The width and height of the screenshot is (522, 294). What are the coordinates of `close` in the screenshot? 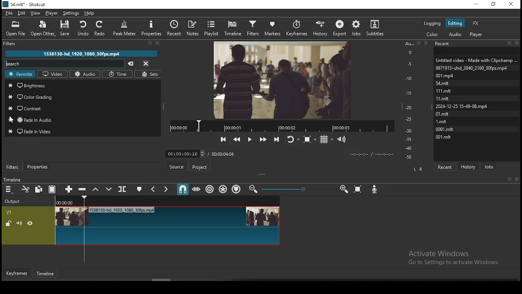 It's located at (518, 180).